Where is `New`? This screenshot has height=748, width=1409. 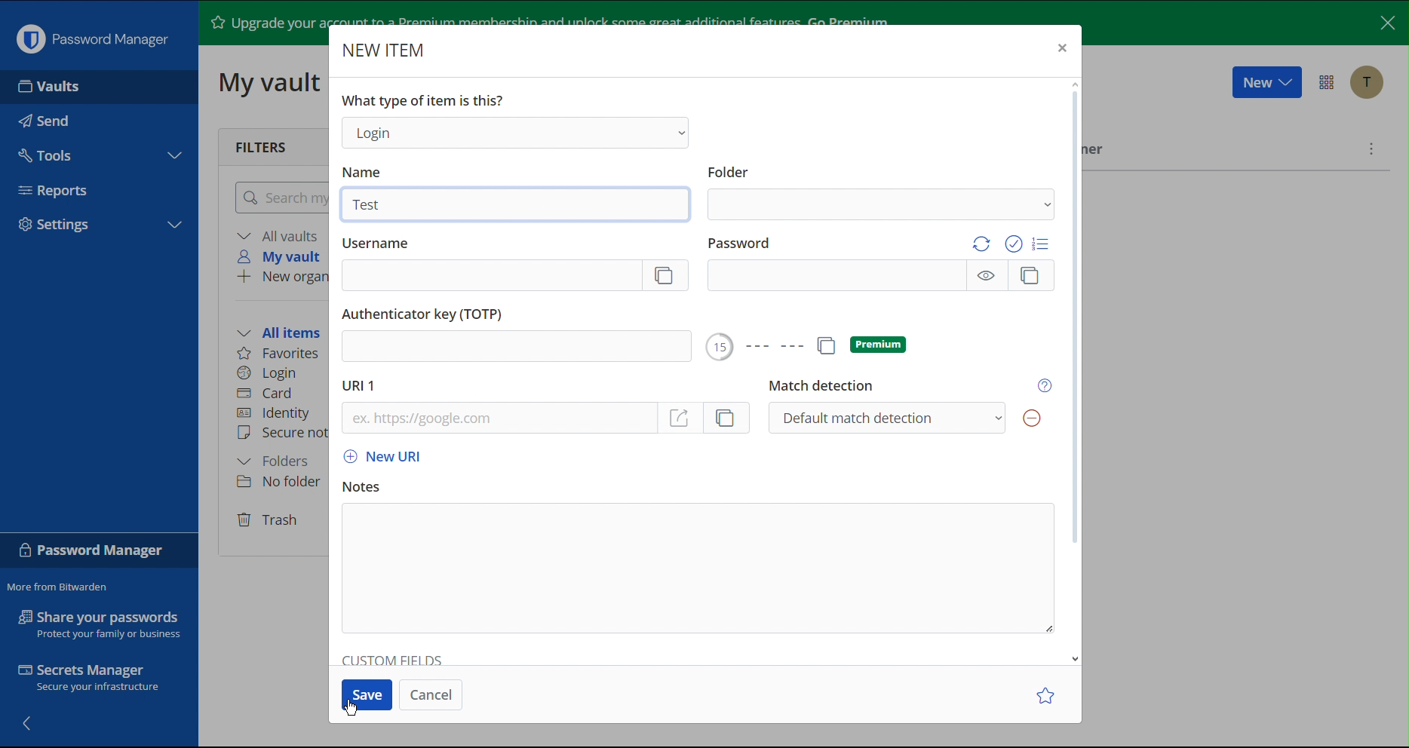 New is located at coordinates (1266, 81).